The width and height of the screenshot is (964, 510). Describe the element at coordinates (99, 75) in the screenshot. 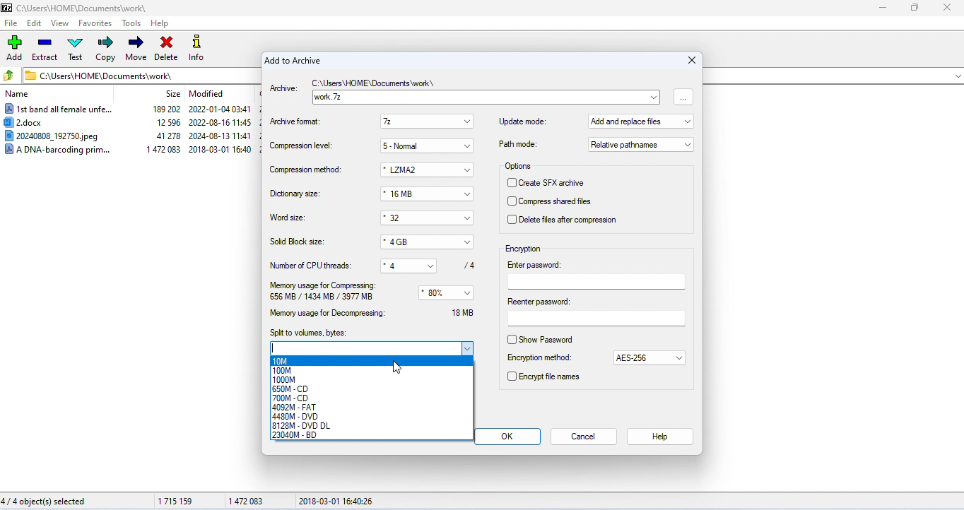

I see `CAUsers\HOME\Documents\work\` at that location.